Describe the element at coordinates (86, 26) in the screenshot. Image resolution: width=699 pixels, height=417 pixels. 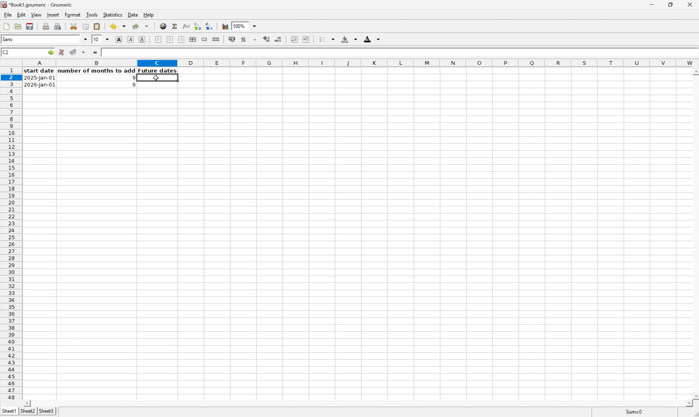
I see `Copy selection` at that location.